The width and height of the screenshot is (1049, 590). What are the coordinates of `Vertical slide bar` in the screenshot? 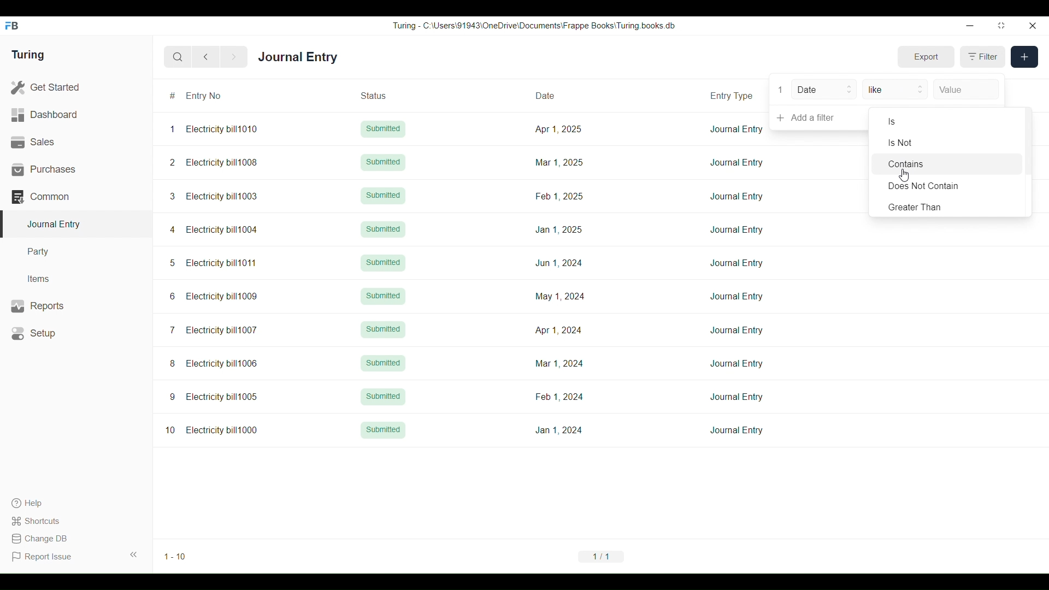 It's located at (1028, 162).